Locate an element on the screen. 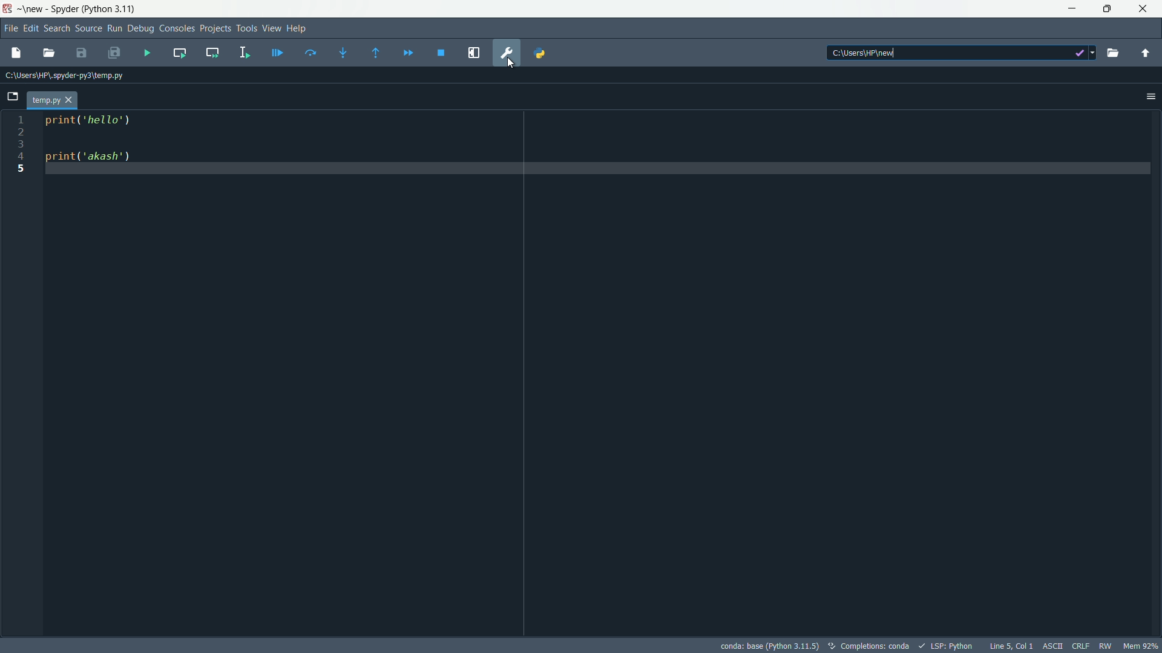 The width and height of the screenshot is (1162, 653). consoles menu is located at coordinates (177, 29).